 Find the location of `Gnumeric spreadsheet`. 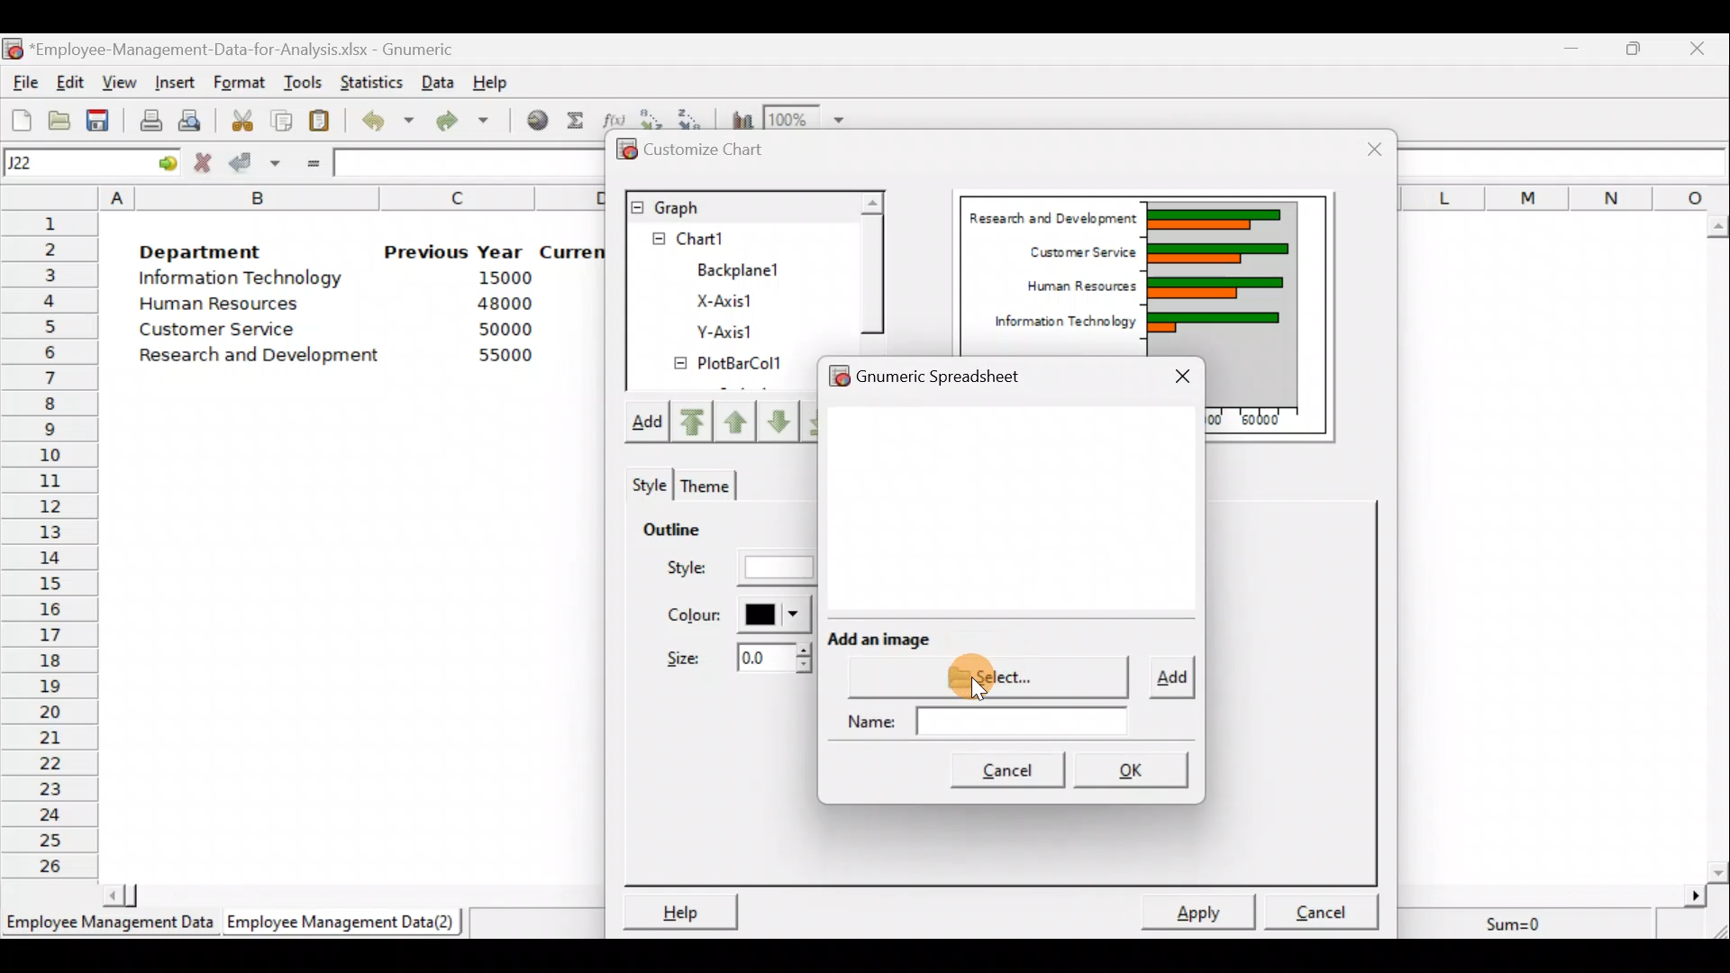

Gnumeric spreadsheet is located at coordinates (961, 372).